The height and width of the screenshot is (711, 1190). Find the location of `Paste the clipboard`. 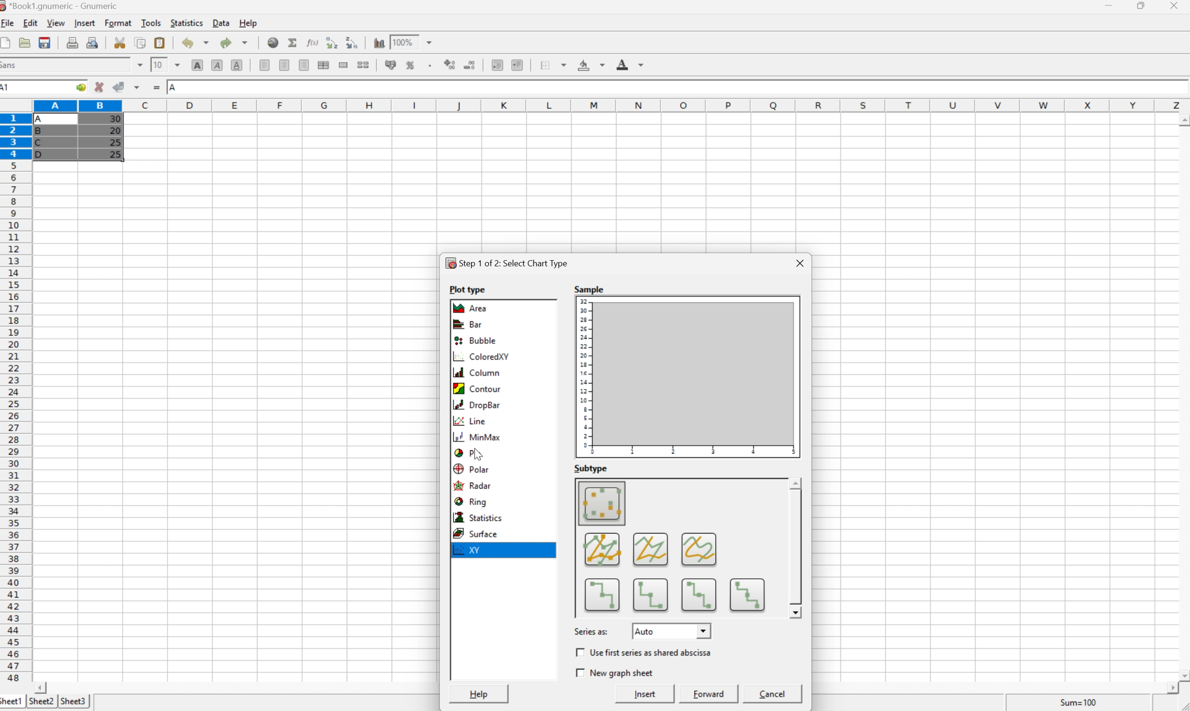

Paste the clipboard is located at coordinates (159, 43).